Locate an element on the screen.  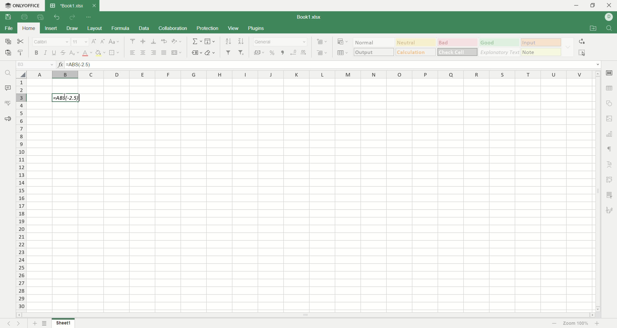
clear is located at coordinates (211, 53).